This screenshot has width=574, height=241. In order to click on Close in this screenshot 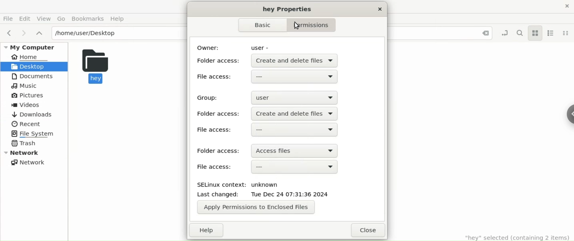, I will do `click(485, 33)`.